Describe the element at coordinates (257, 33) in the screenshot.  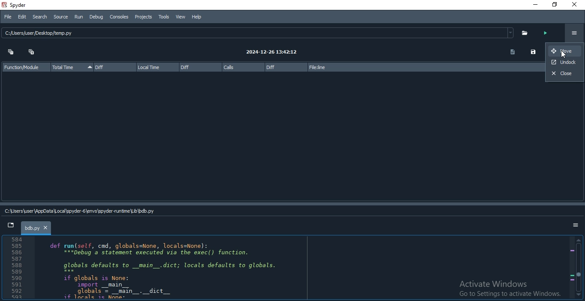
I see `file history` at that location.